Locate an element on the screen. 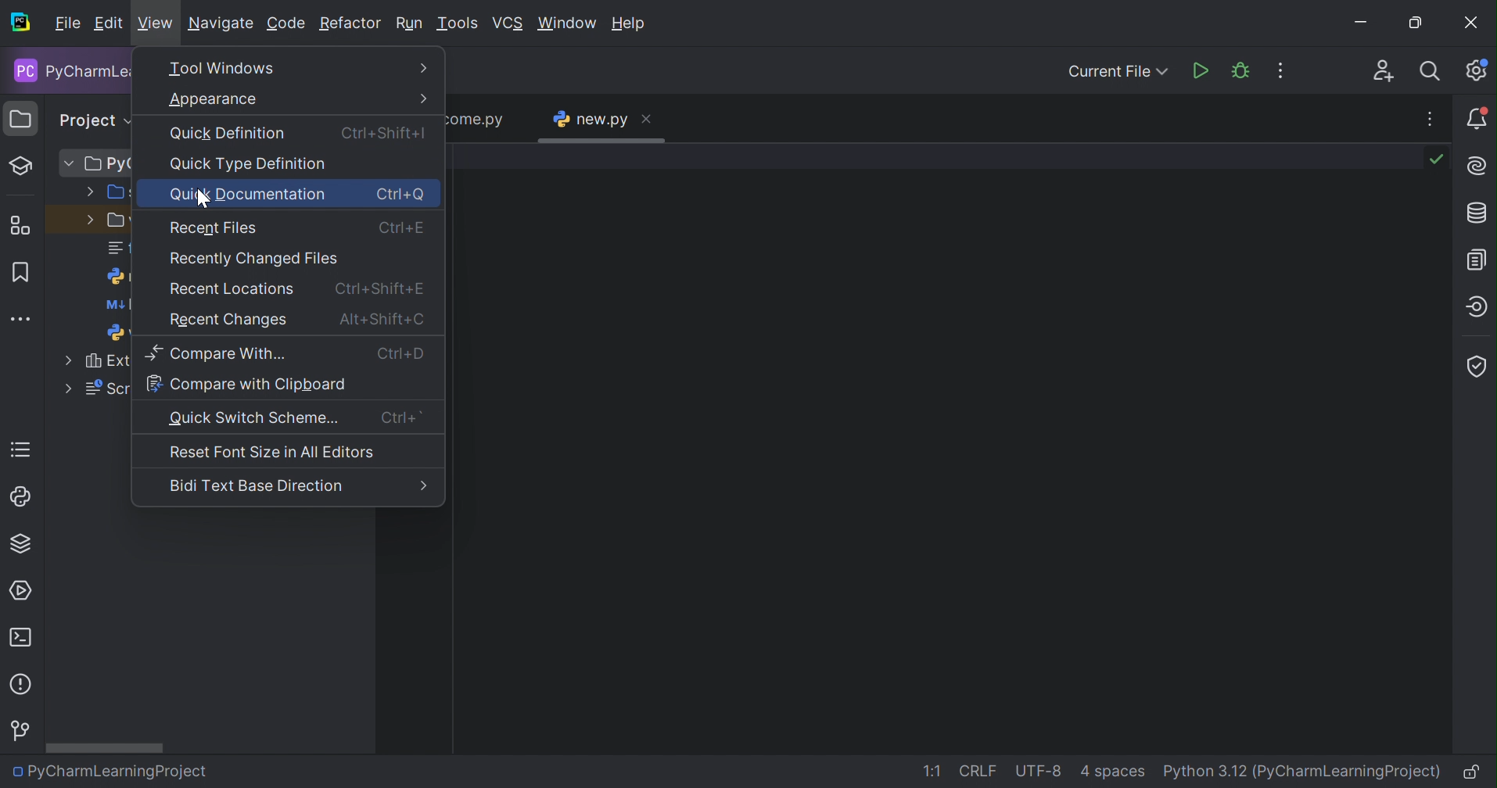 The width and height of the screenshot is (1497, 788). Make file read-only is located at coordinates (1477, 774).